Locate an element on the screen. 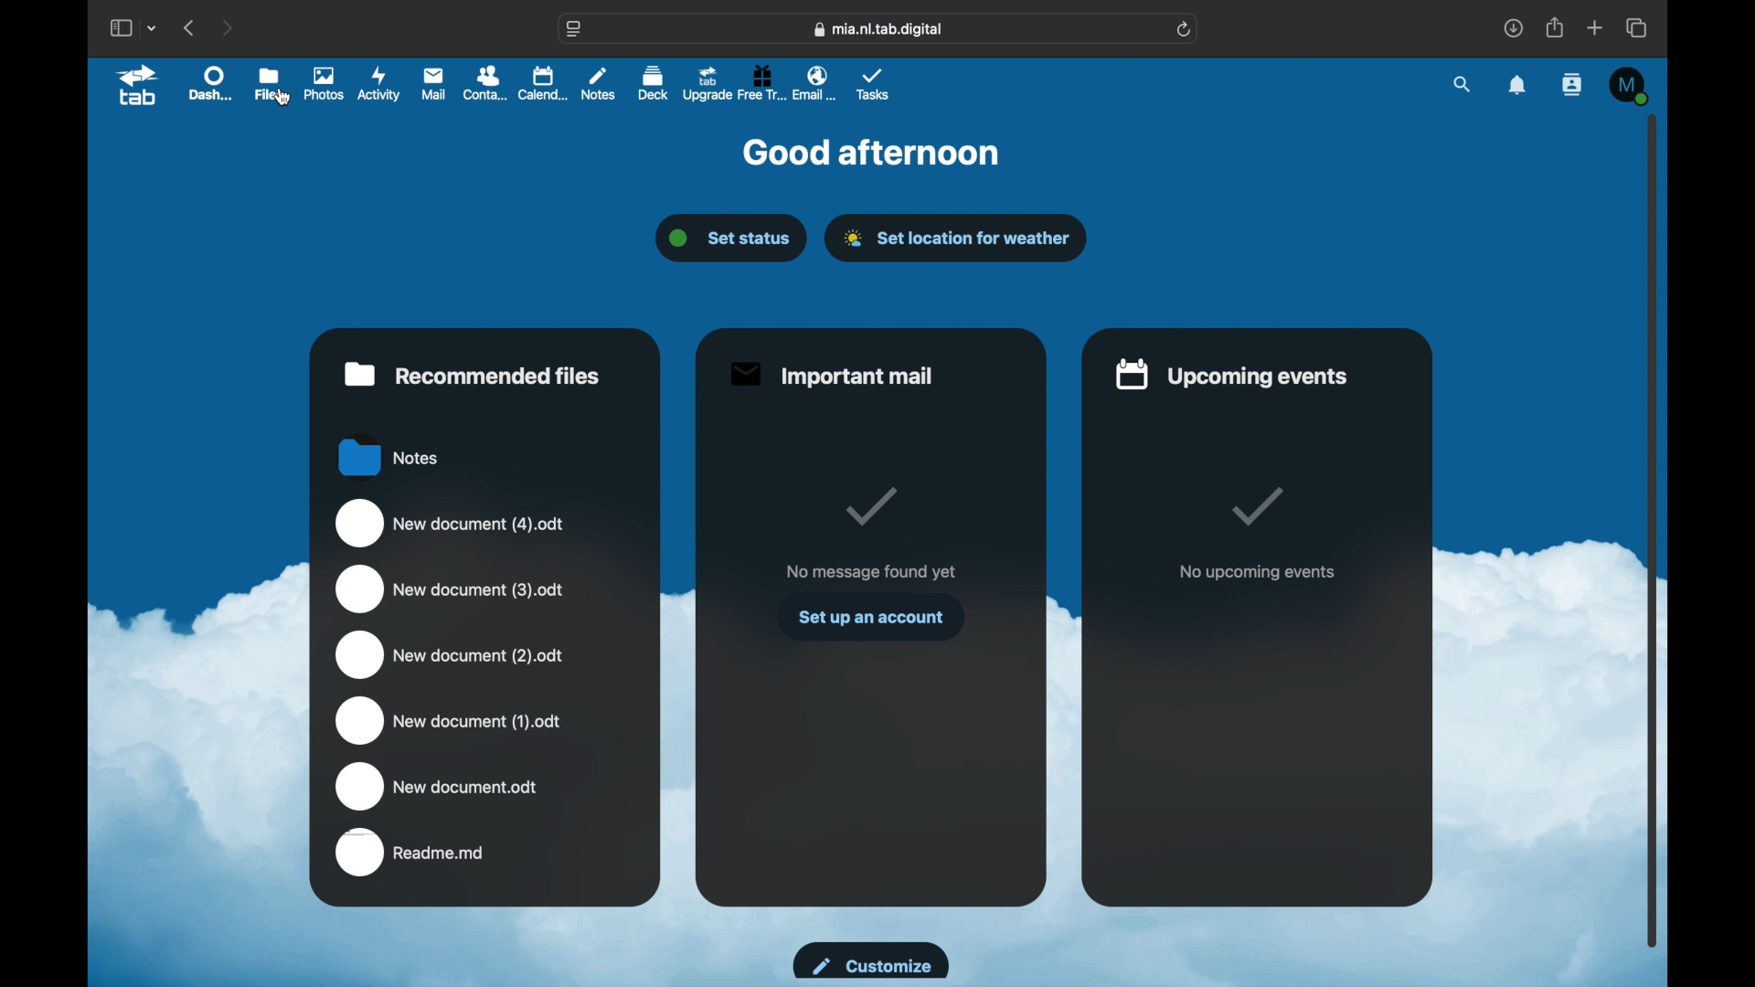  share is located at coordinates (1553, 27).